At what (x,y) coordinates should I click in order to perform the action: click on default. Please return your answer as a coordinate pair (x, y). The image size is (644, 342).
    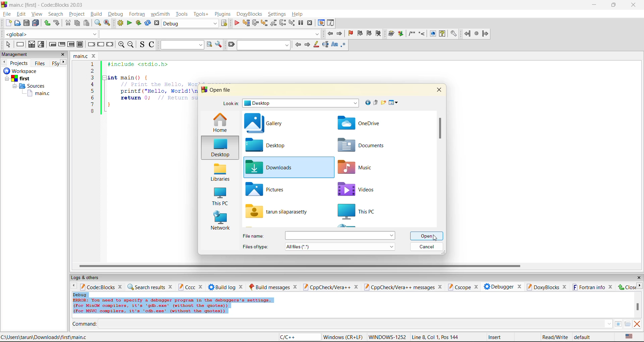
    Looking at the image, I should click on (583, 337).